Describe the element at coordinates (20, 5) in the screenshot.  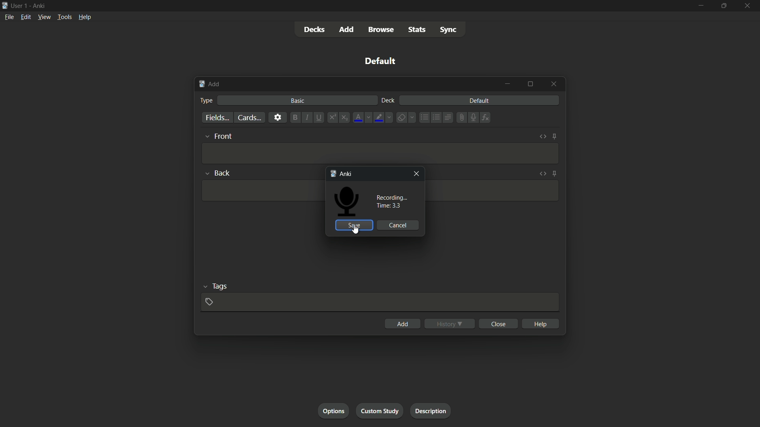
I see `user 1` at that location.